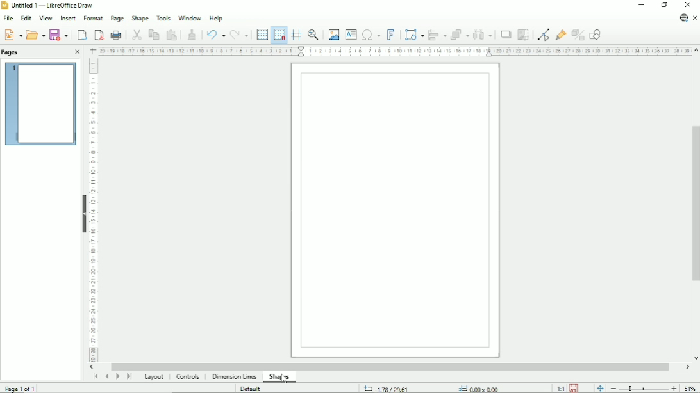  I want to click on 0.00x0.00, so click(478, 388).